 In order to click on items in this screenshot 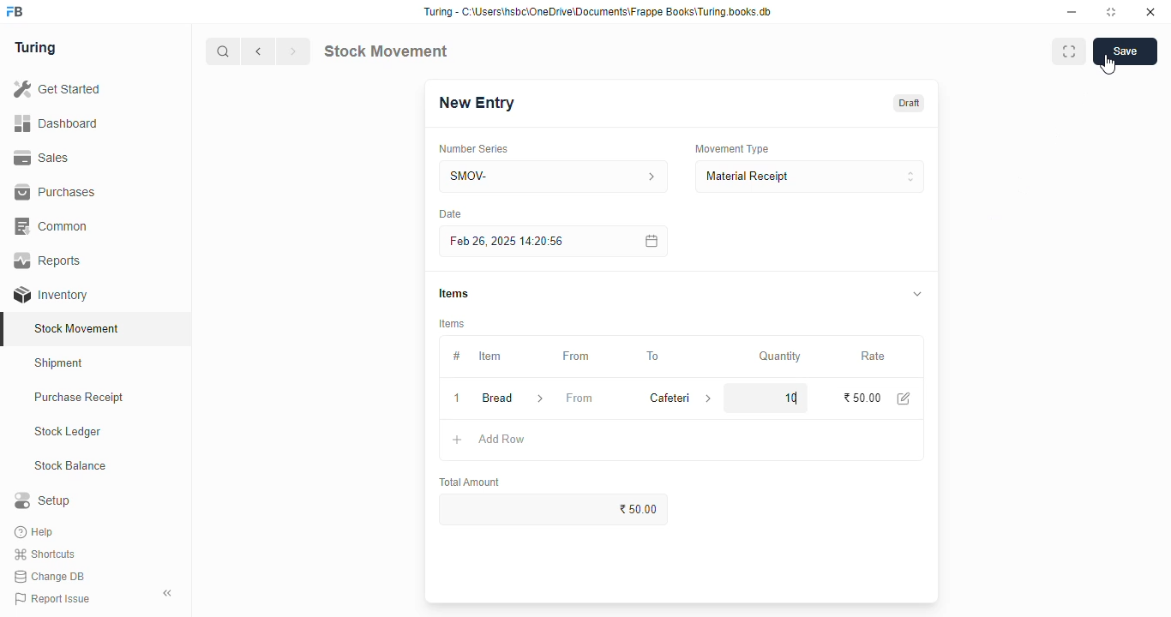, I will do `click(453, 324)`.